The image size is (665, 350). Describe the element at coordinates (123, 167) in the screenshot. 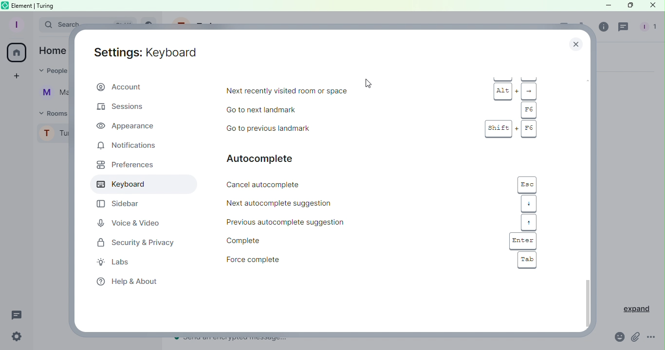

I see `Preferences` at that location.